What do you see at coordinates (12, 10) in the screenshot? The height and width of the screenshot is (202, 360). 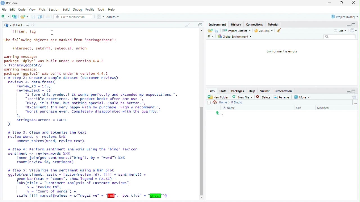 I see `Edit` at bounding box center [12, 10].